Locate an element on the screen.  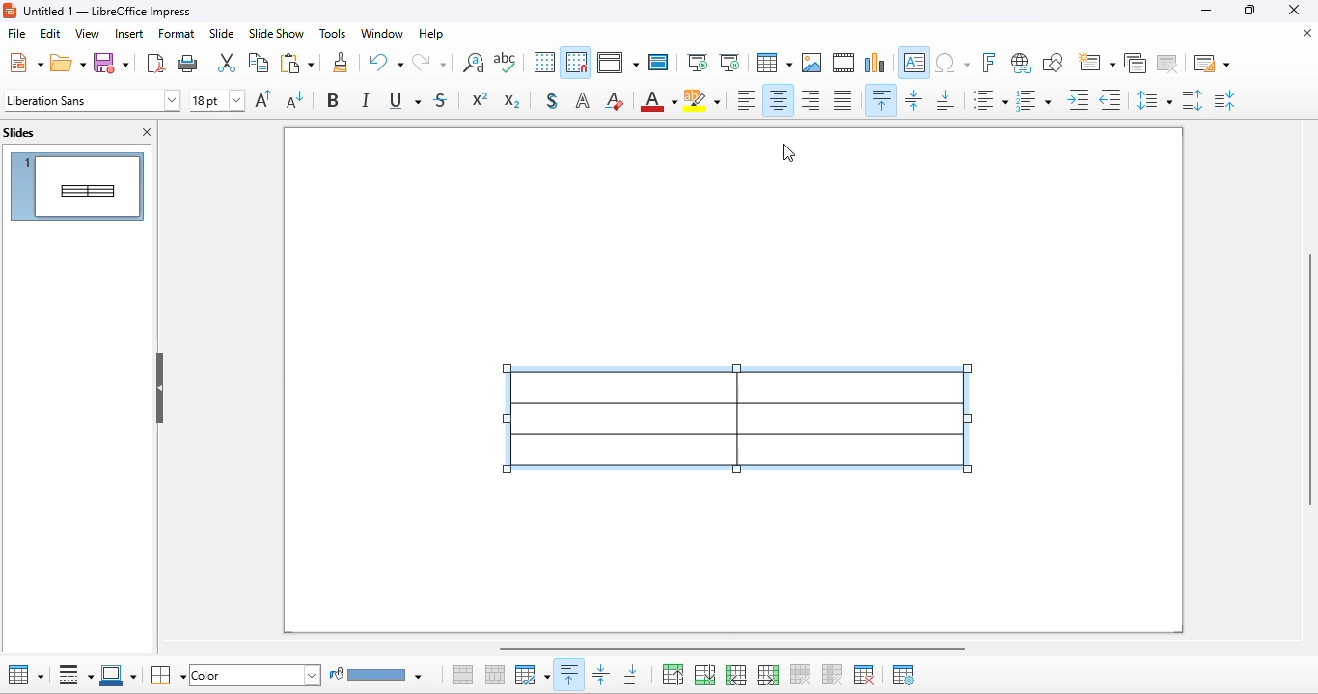
character highlighting color is located at coordinates (702, 100).